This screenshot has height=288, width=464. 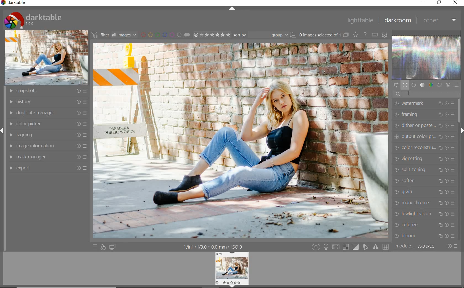 I want to click on tagging, so click(x=46, y=135).